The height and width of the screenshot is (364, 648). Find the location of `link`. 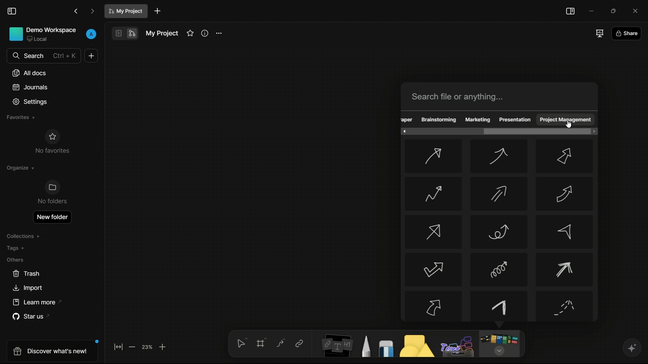

link is located at coordinates (299, 343).